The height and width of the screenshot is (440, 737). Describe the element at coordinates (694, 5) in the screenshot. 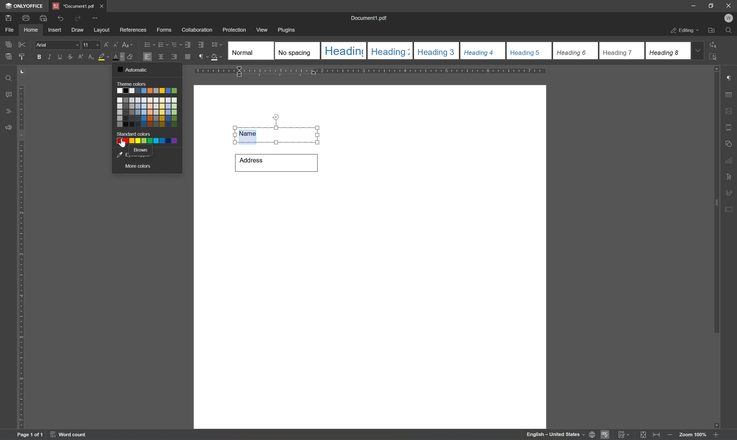

I see `minimize` at that location.